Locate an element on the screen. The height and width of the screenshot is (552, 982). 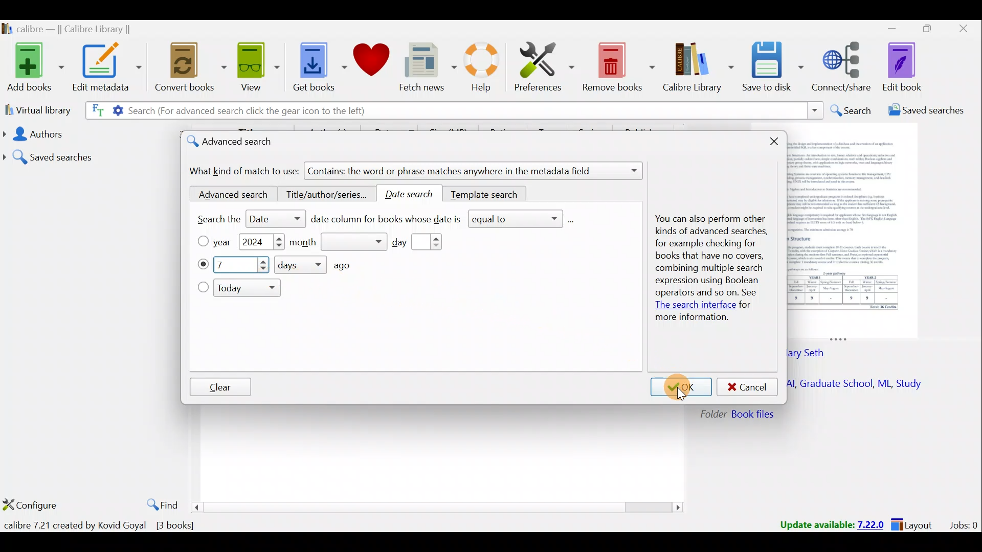
Advanced search is located at coordinates (239, 143).